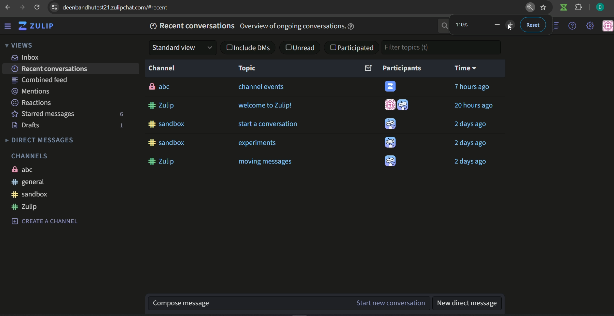 Image resolution: width=614 pixels, height=316 pixels. I want to click on channel events, so click(262, 87).